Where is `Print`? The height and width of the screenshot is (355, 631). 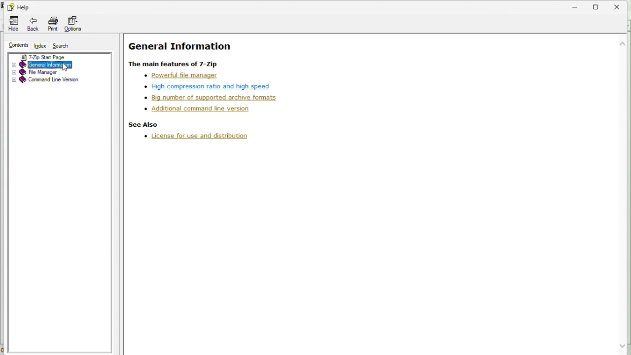 Print is located at coordinates (52, 24).